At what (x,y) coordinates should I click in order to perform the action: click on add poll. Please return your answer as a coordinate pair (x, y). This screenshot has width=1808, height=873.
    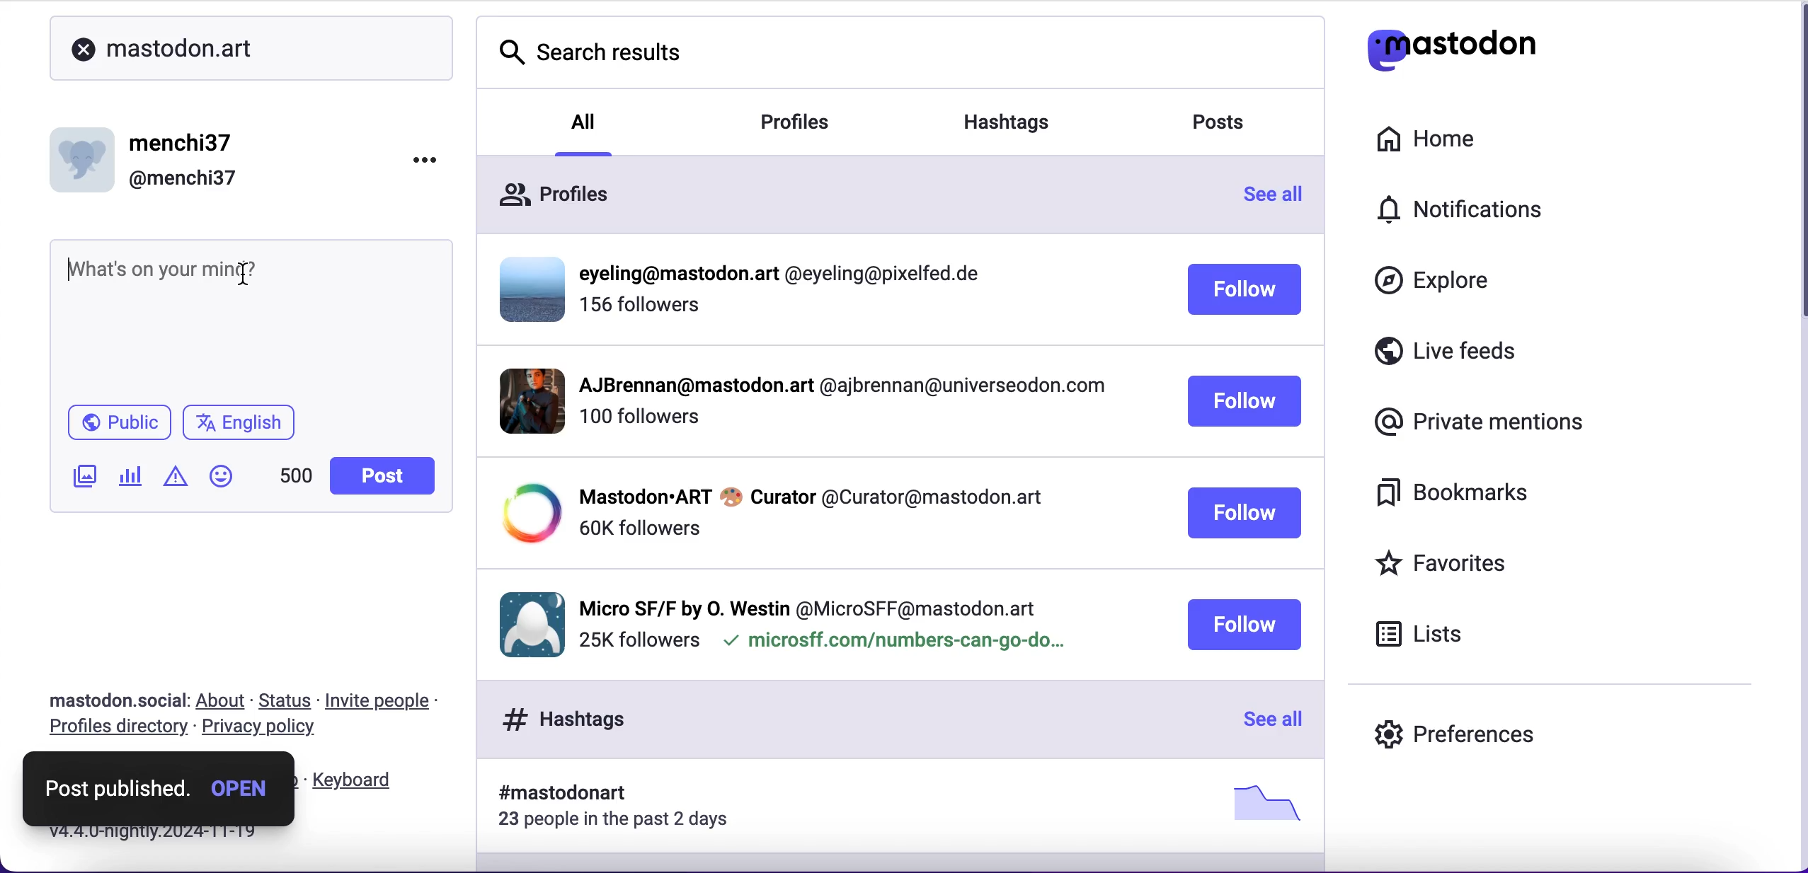
    Looking at the image, I should click on (131, 478).